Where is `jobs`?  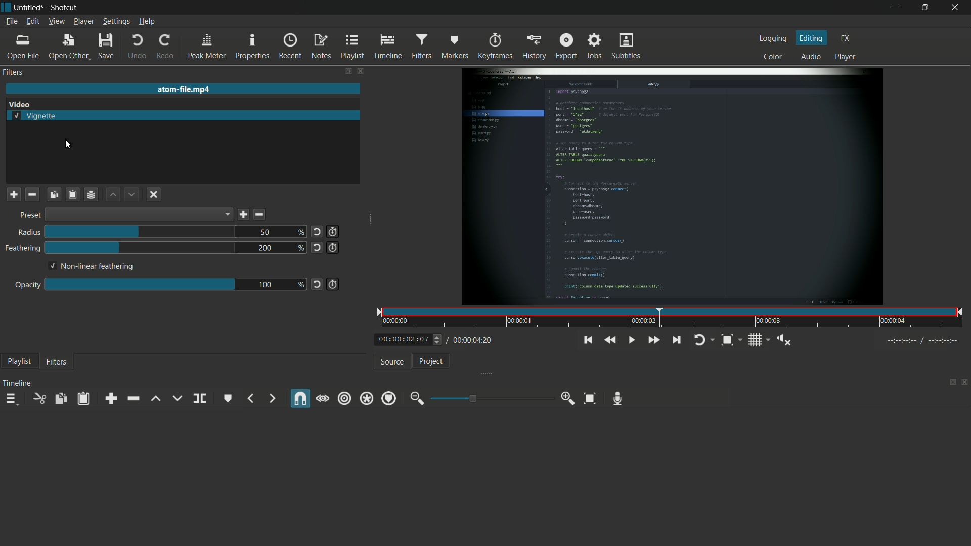
jobs is located at coordinates (595, 46).